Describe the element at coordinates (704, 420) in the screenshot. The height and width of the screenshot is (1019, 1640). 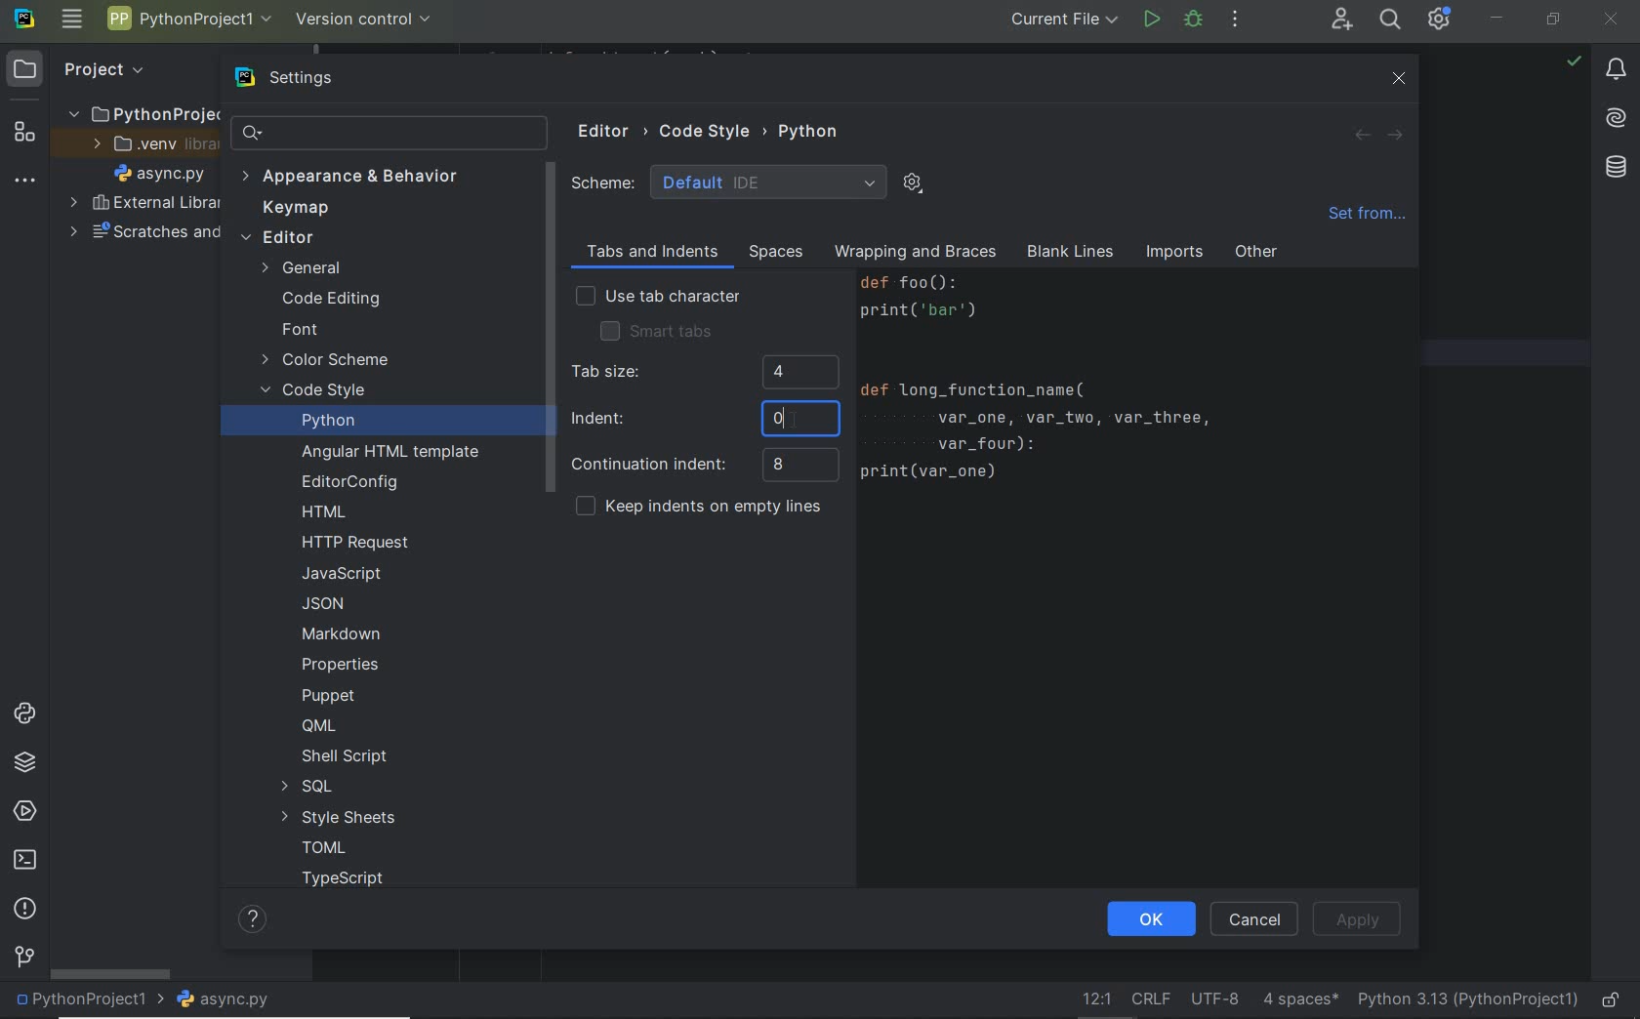
I see `Typing in Indent` at that location.